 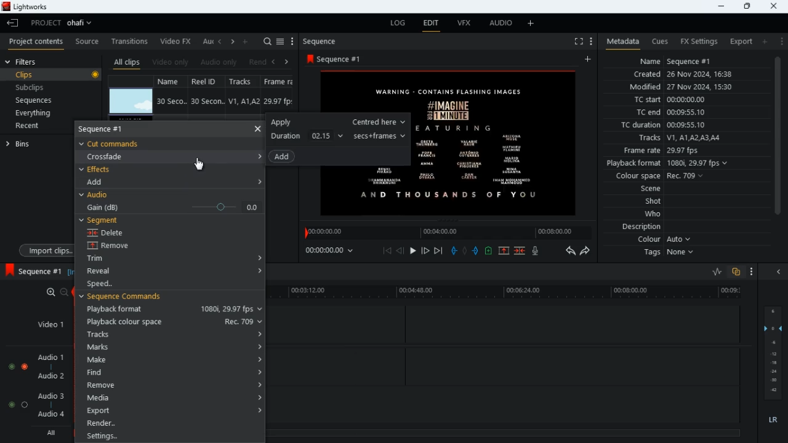 What do you see at coordinates (107, 260) in the screenshot?
I see `trim` at bounding box center [107, 260].